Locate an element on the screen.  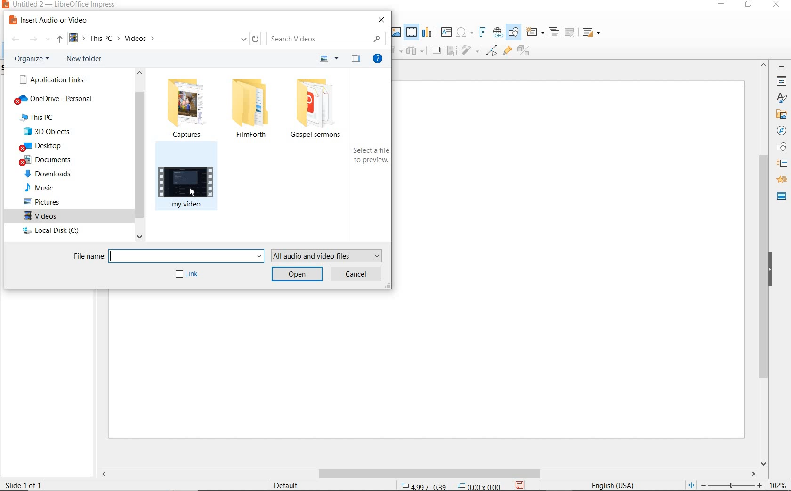
music is located at coordinates (39, 186).